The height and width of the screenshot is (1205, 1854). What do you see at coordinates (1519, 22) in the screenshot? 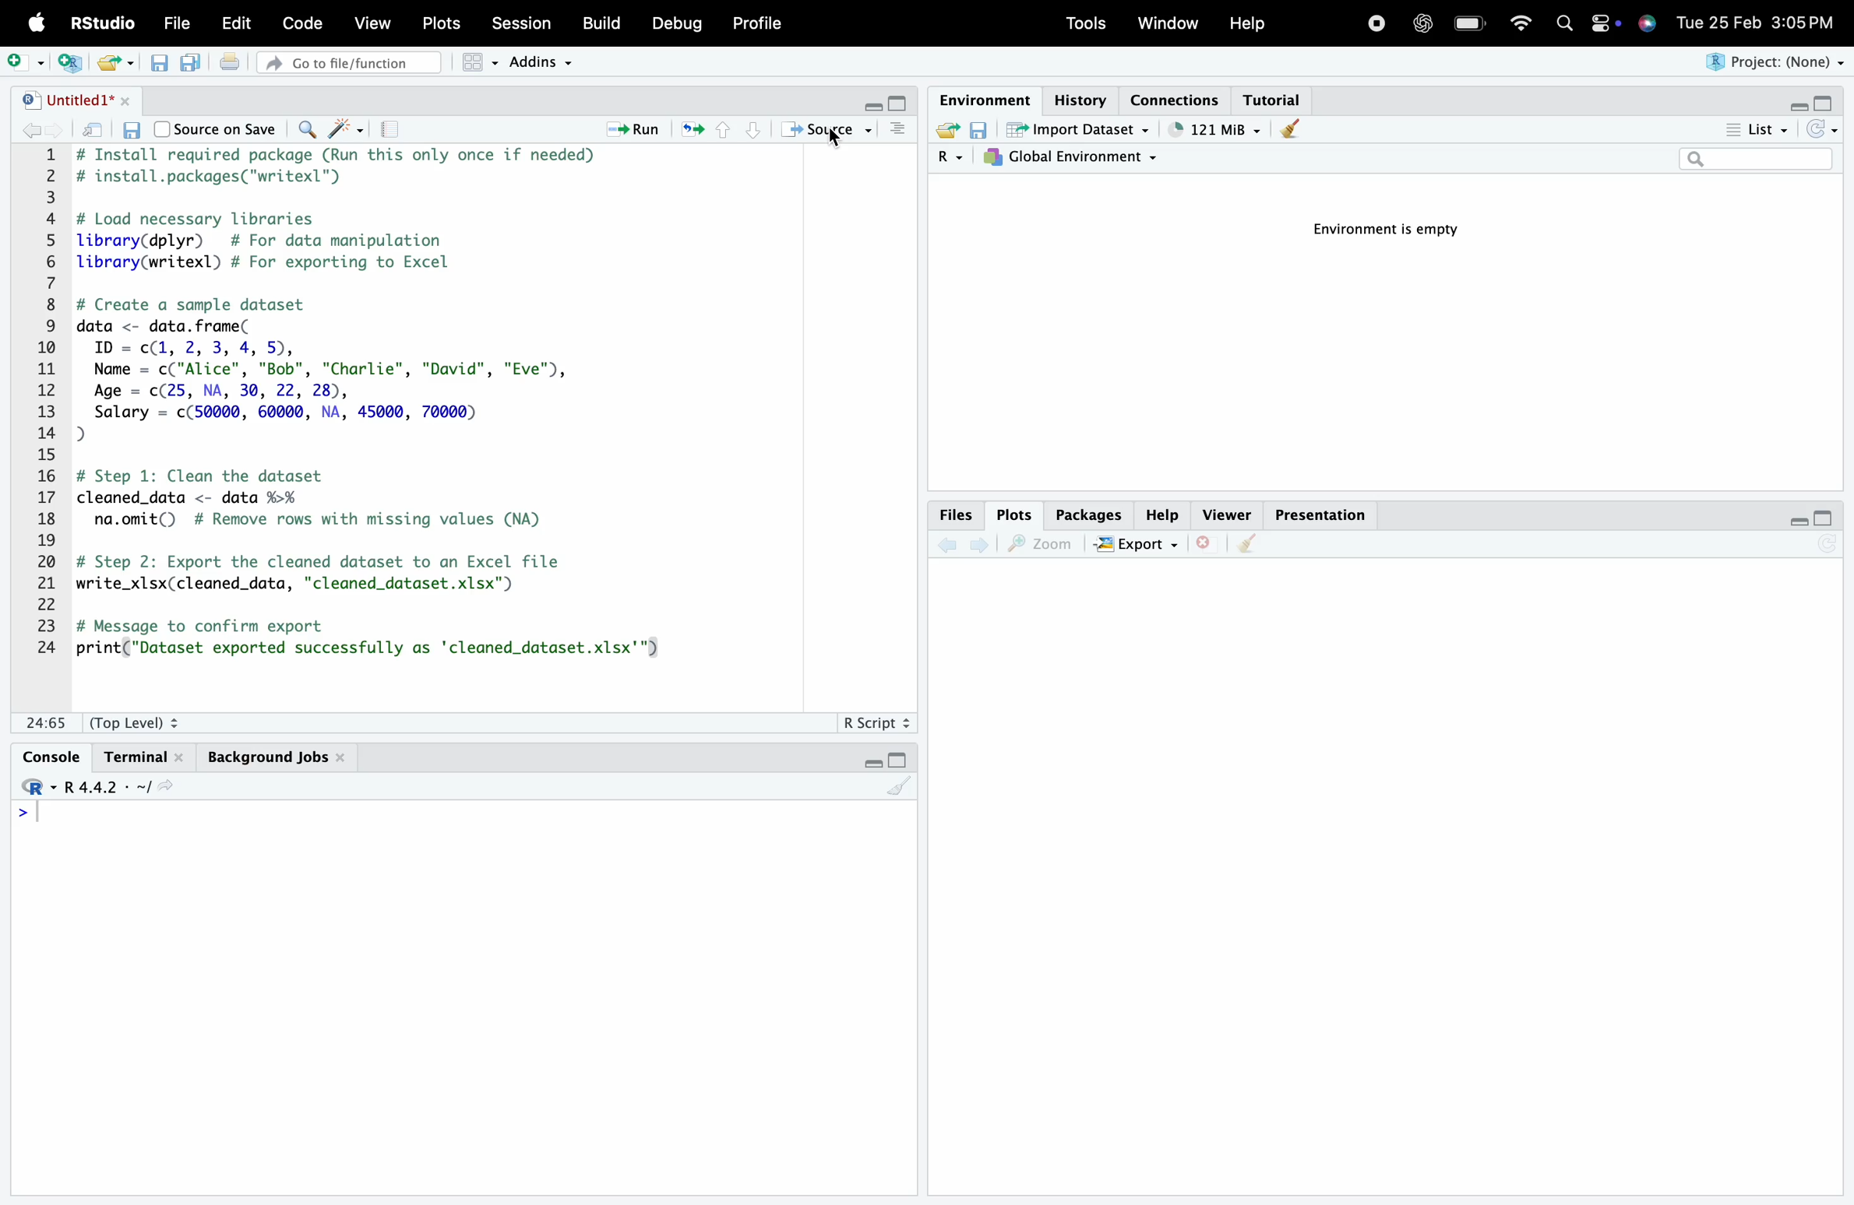
I see `Wifi` at bounding box center [1519, 22].